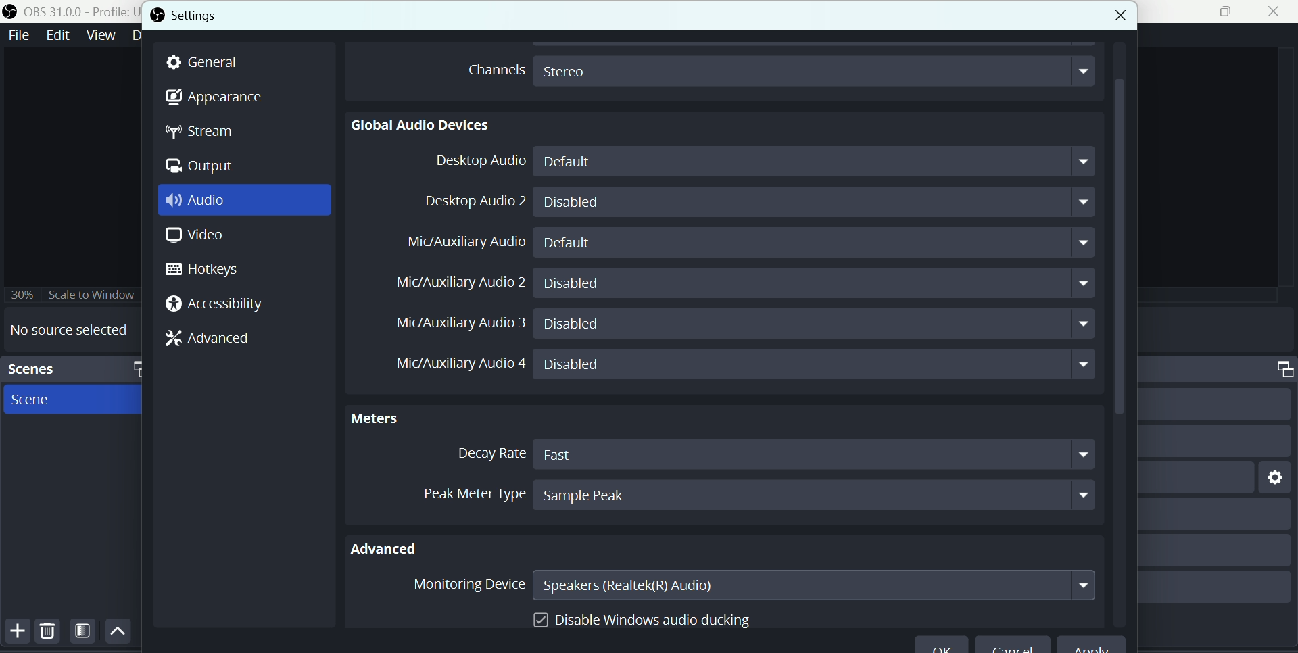 This screenshot has height=653, width=1298. What do you see at coordinates (816, 202) in the screenshot?
I see `Disabled` at bounding box center [816, 202].